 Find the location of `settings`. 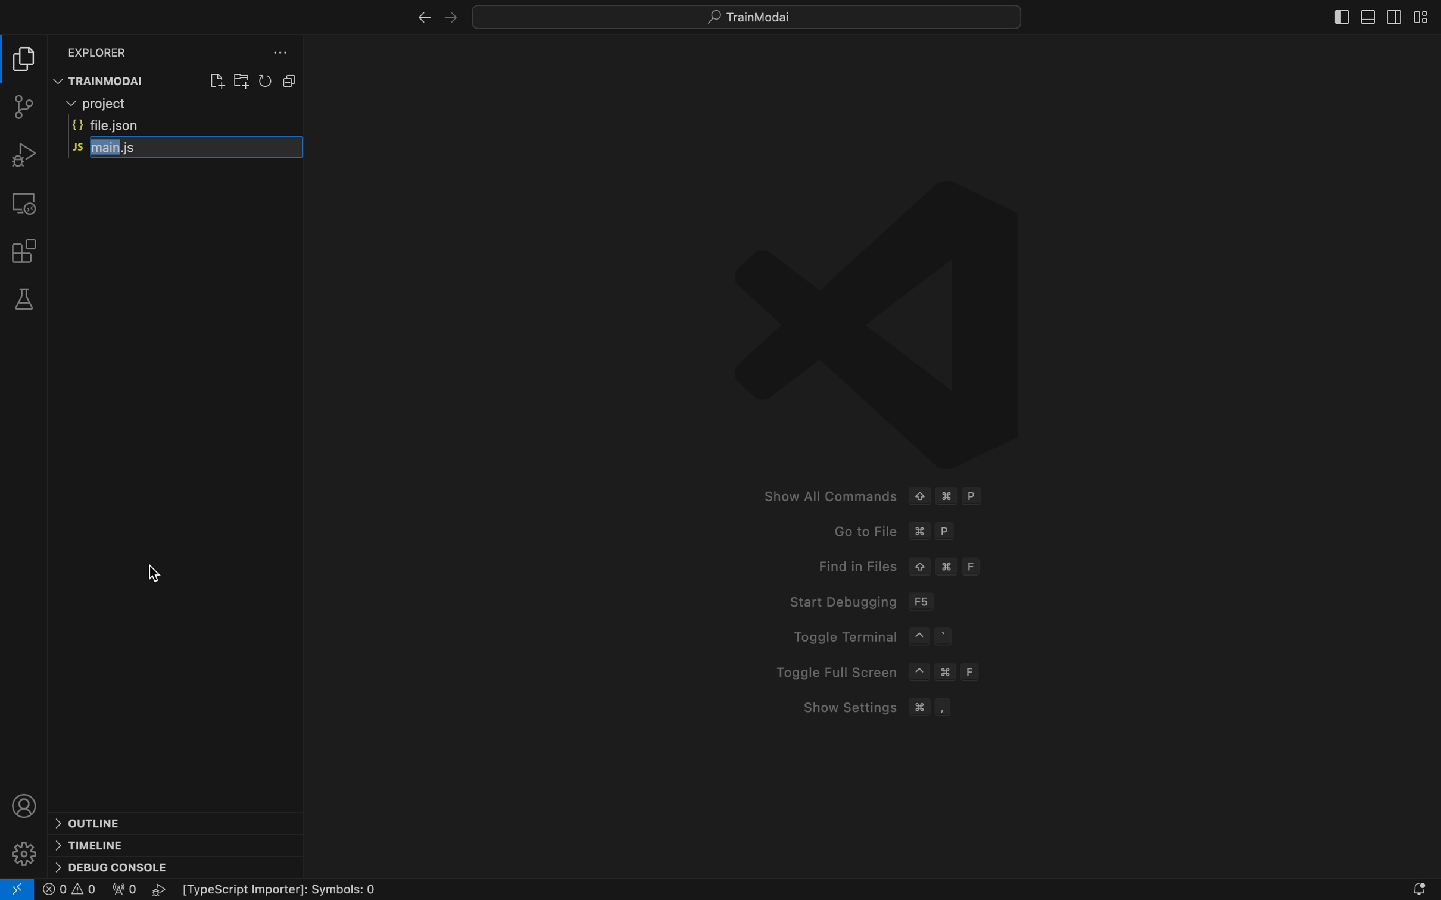

settings is located at coordinates (24, 854).